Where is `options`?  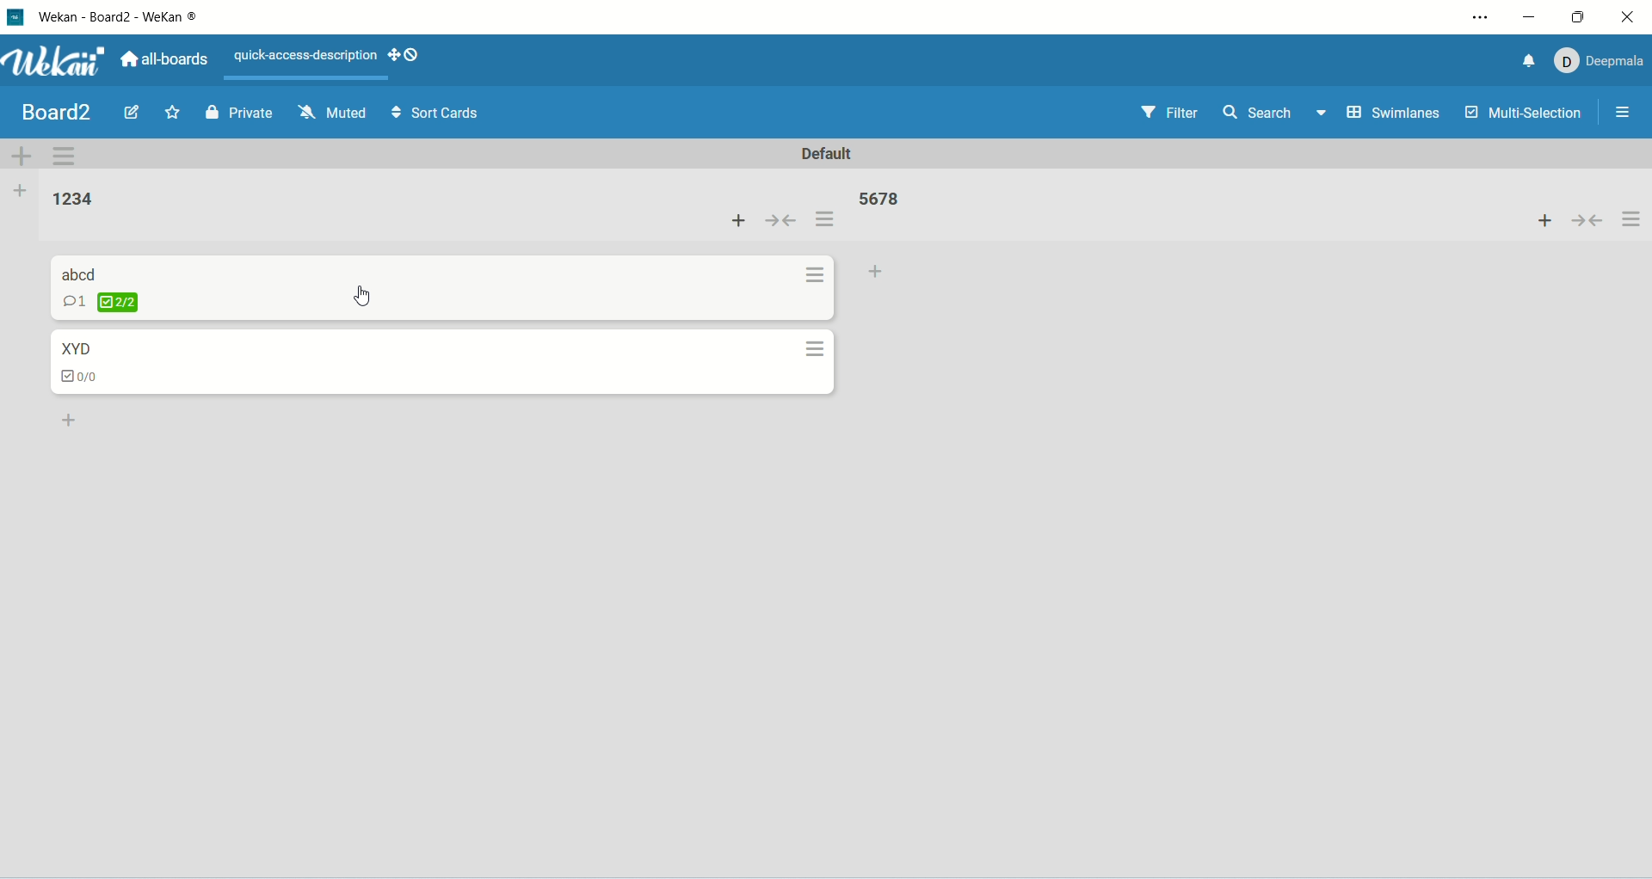
options is located at coordinates (818, 351).